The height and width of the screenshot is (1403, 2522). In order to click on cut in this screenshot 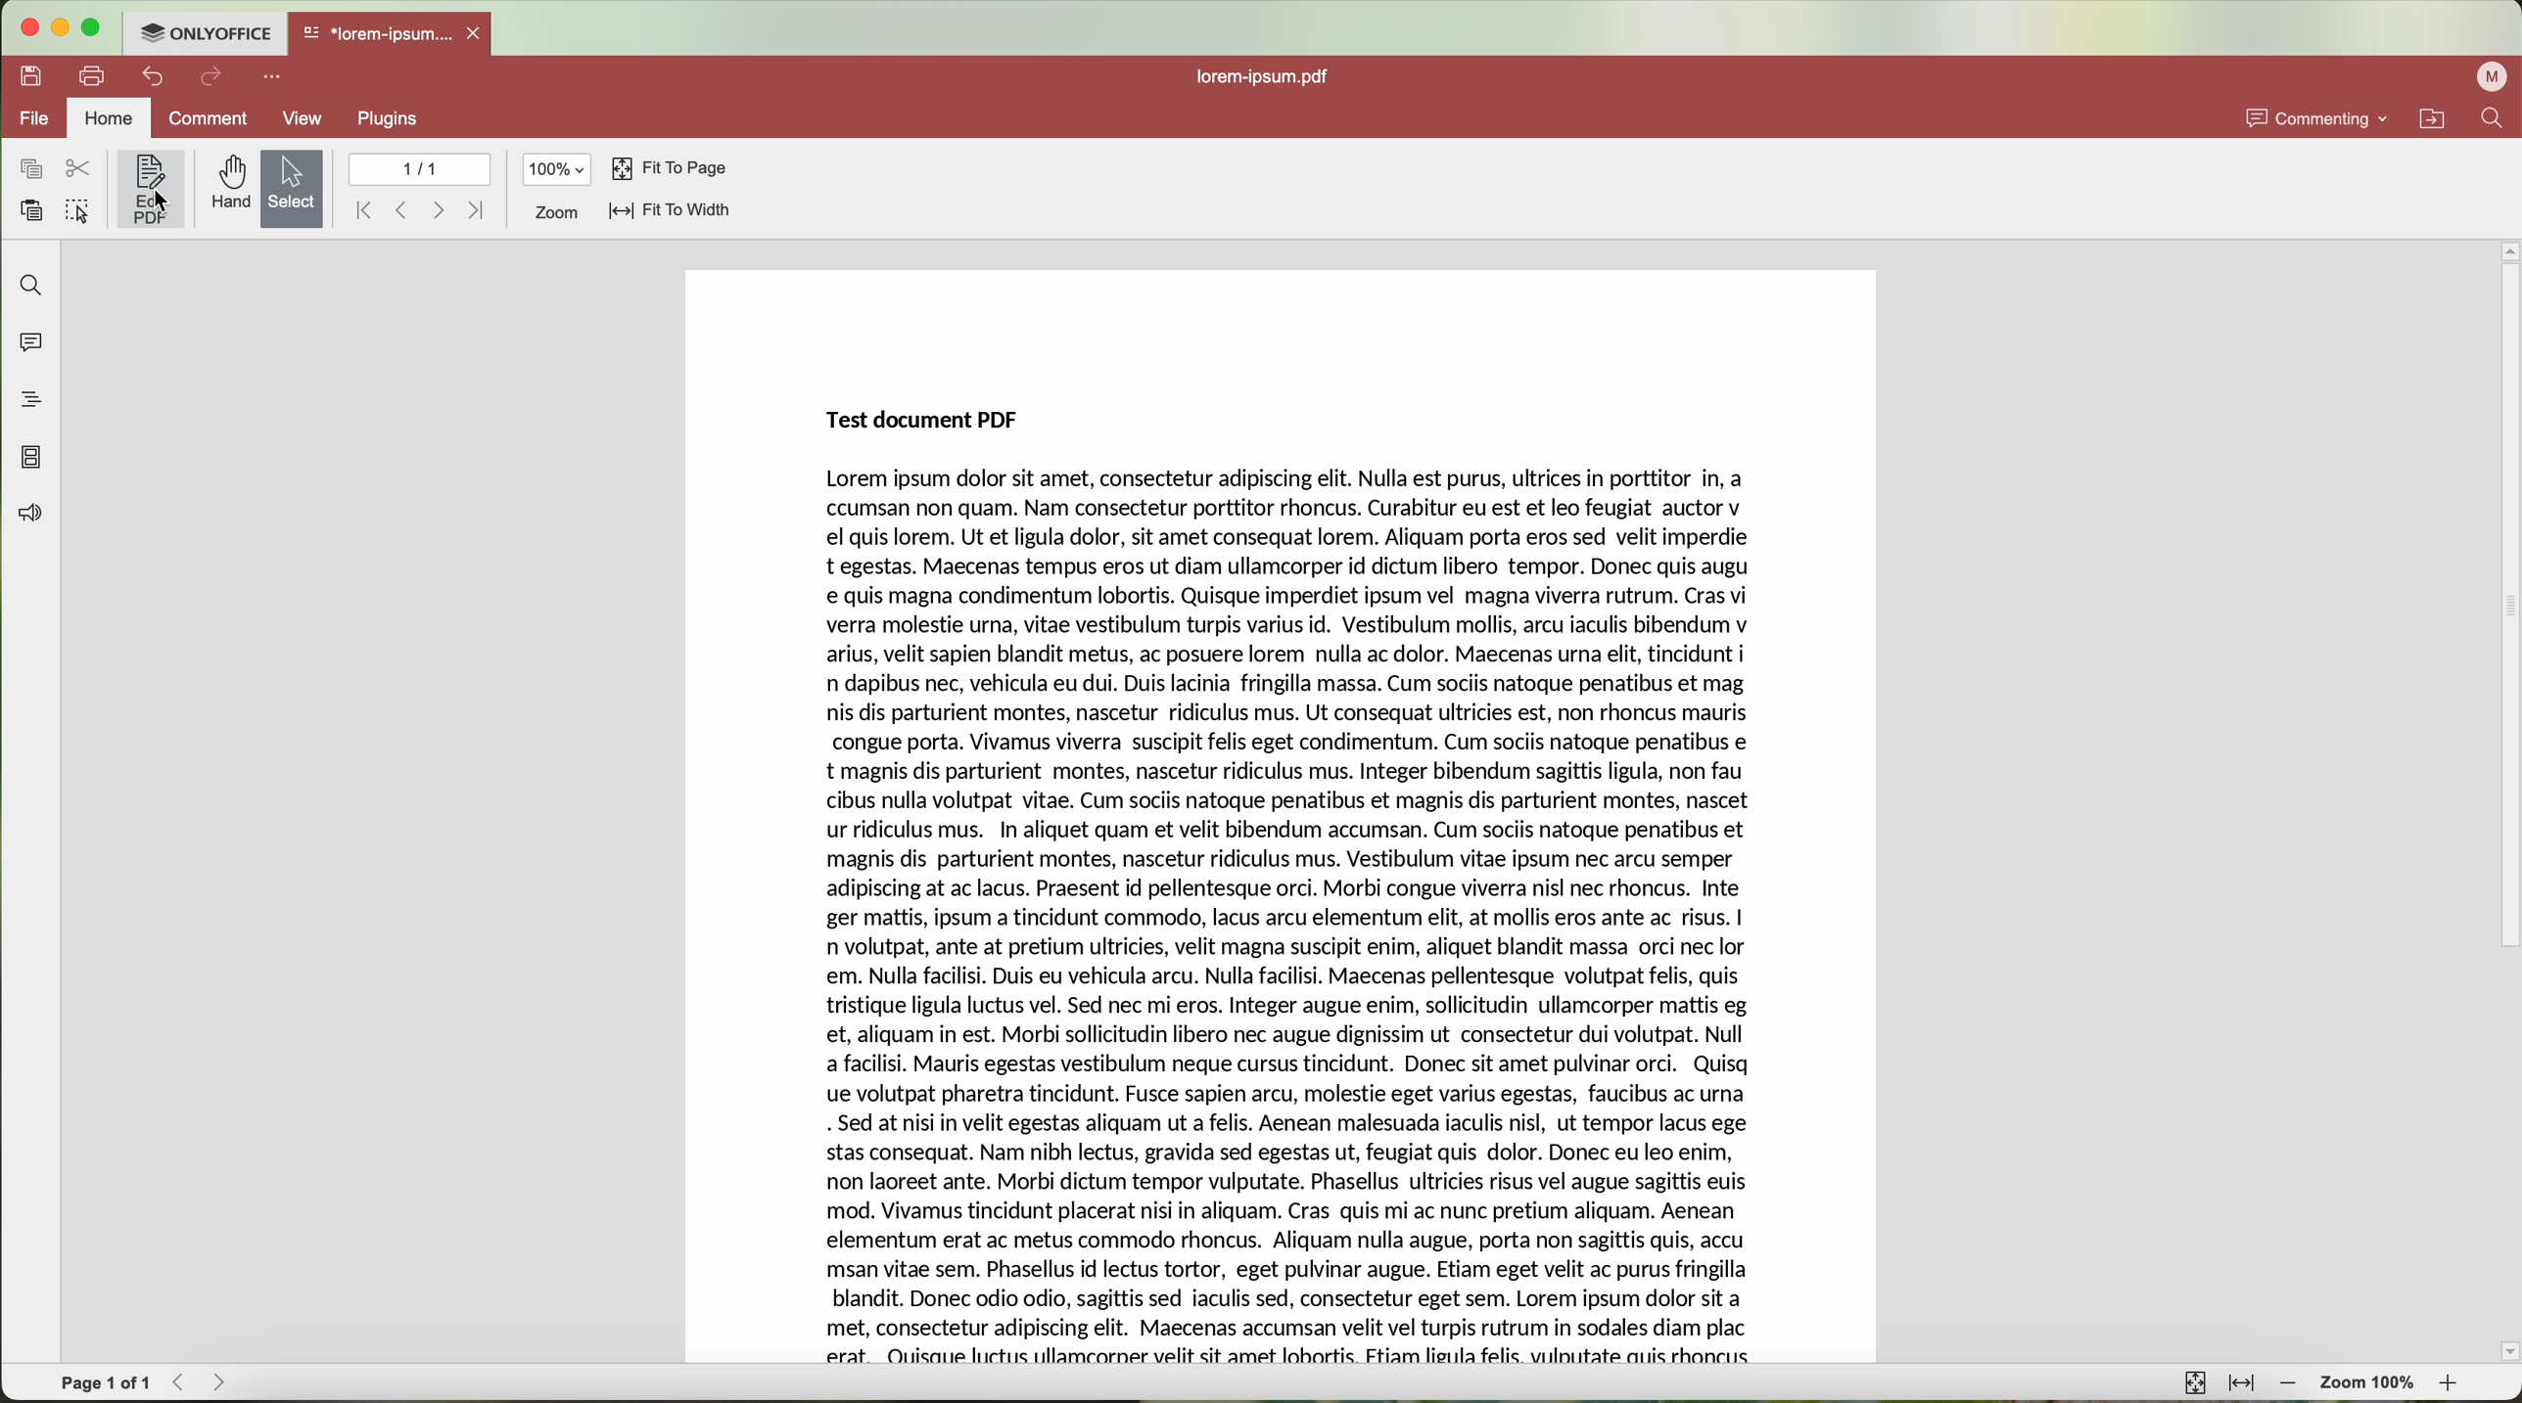, I will do `click(78, 169)`.